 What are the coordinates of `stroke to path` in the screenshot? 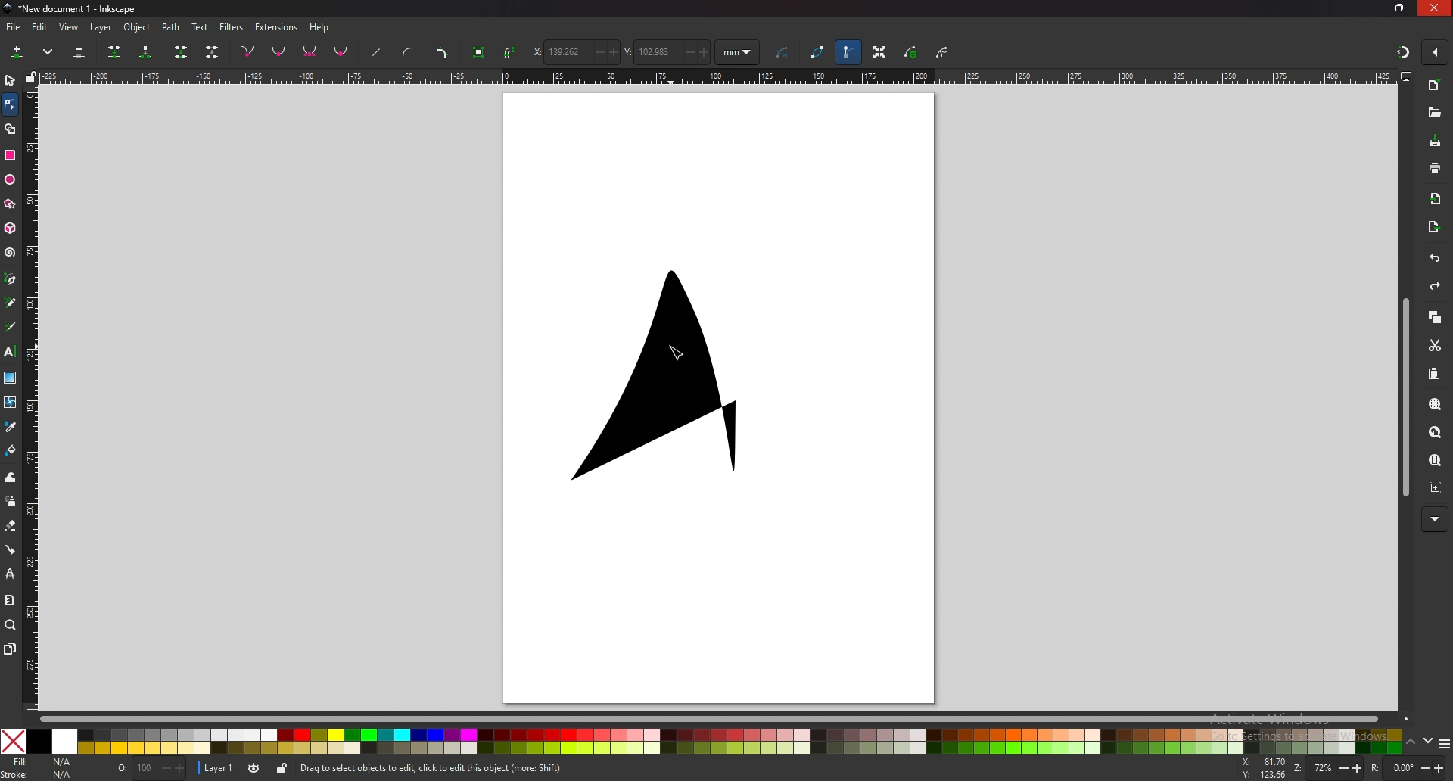 It's located at (512, 52).